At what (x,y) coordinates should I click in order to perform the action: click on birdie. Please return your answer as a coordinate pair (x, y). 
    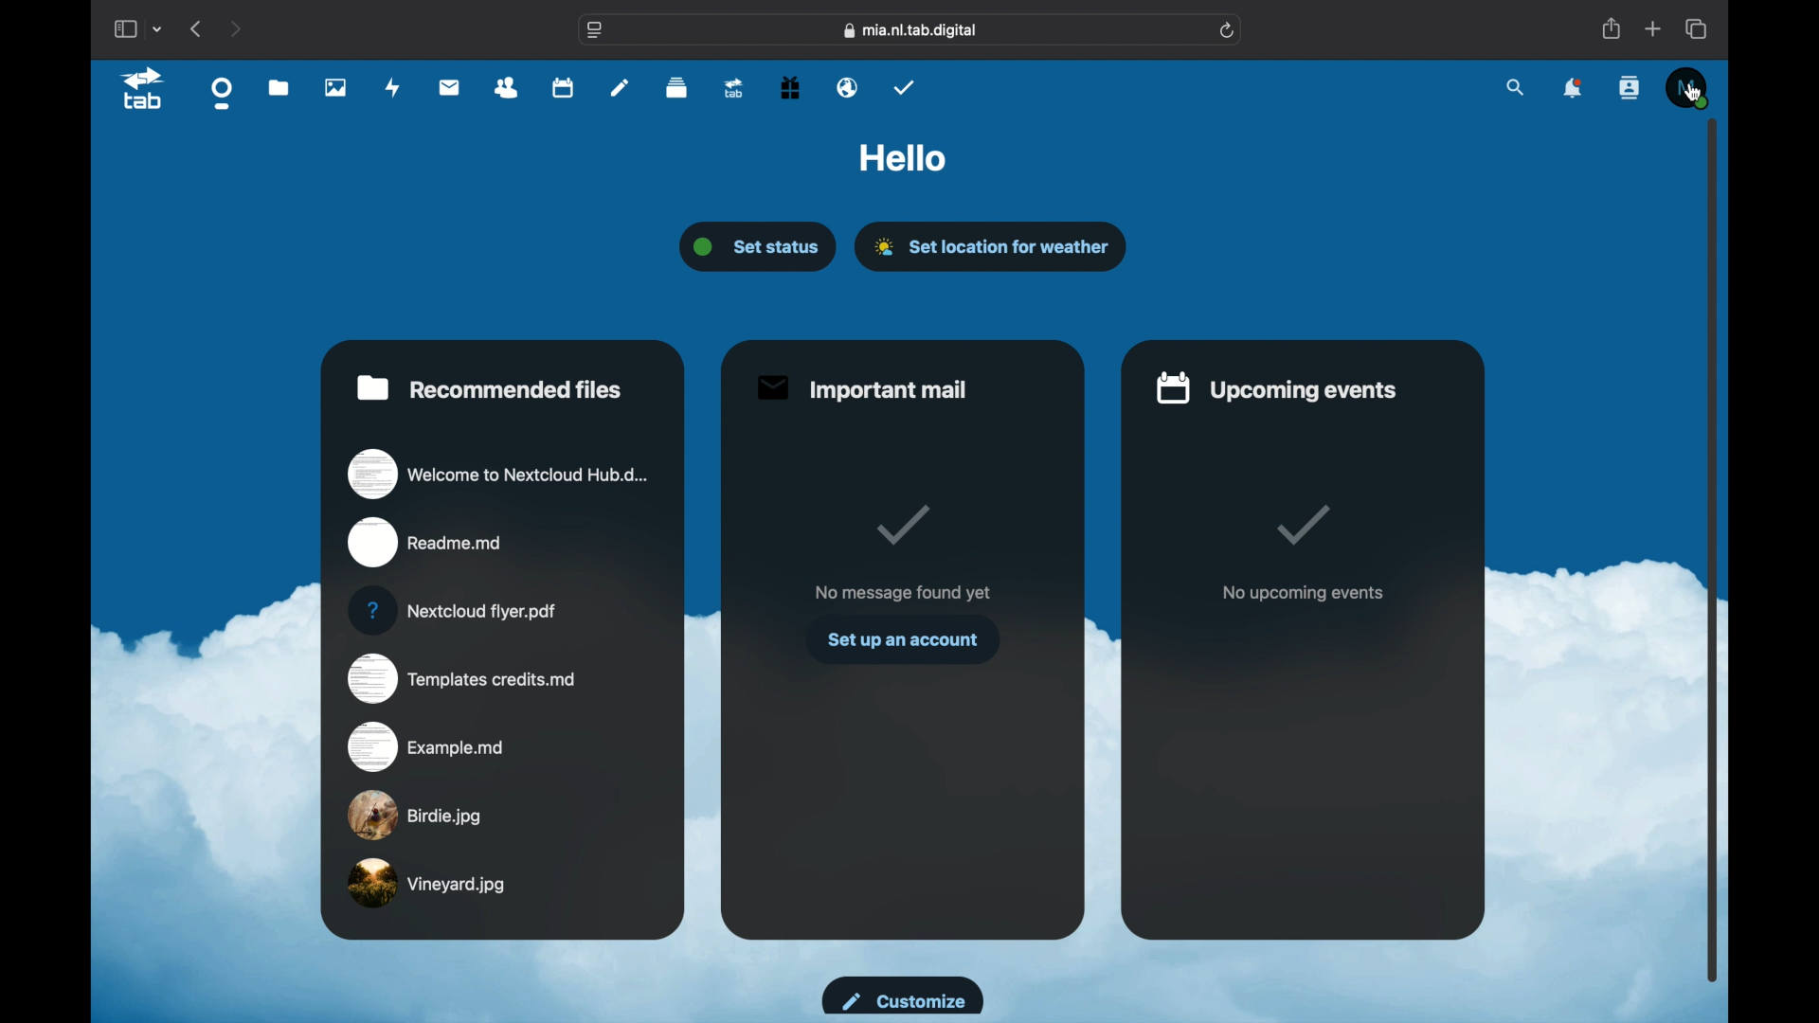
    Looking at the image, I should click on (415, 815).